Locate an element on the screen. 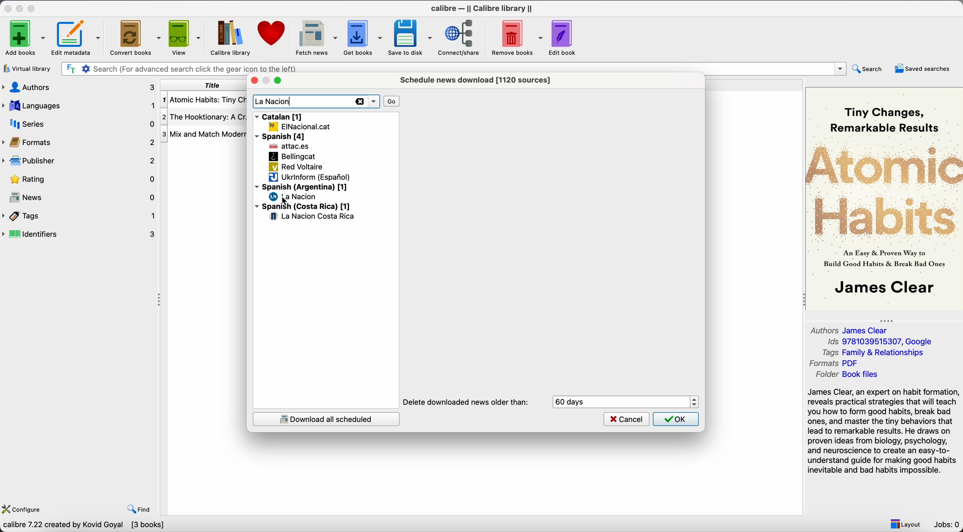 This screenshot has width=963, height=532. Ukrinform (Español) is located at coordinates (310, 178).